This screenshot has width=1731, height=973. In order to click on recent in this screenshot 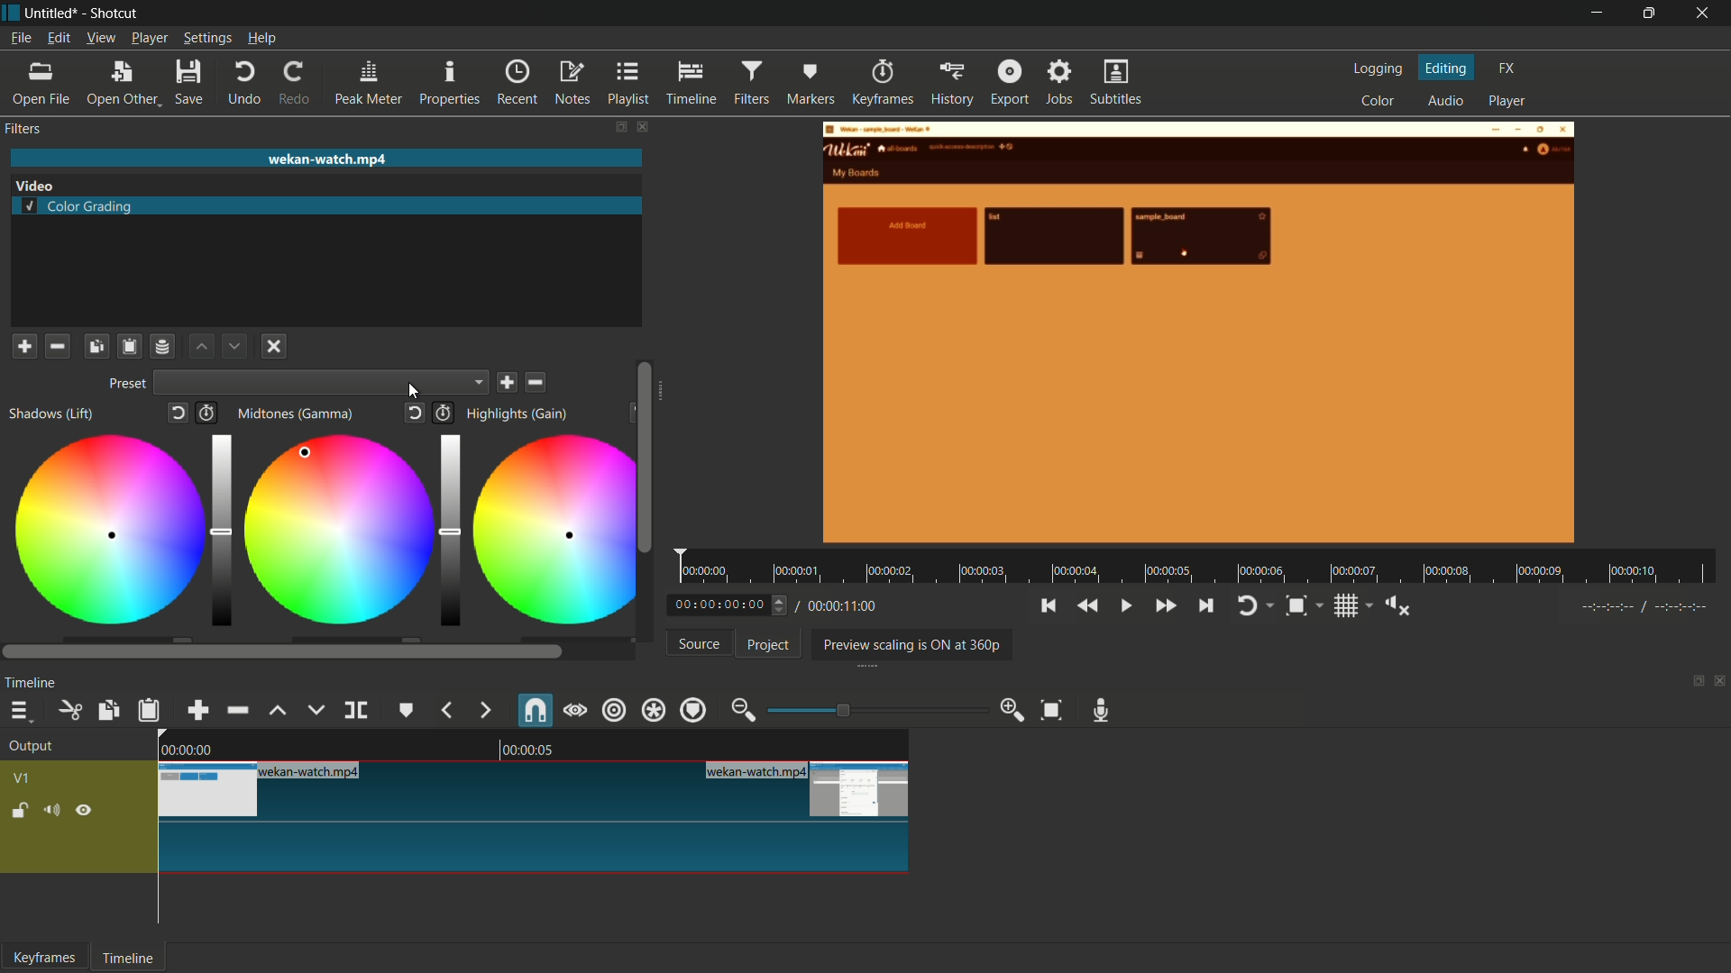, I will do `click(517, 83)`.